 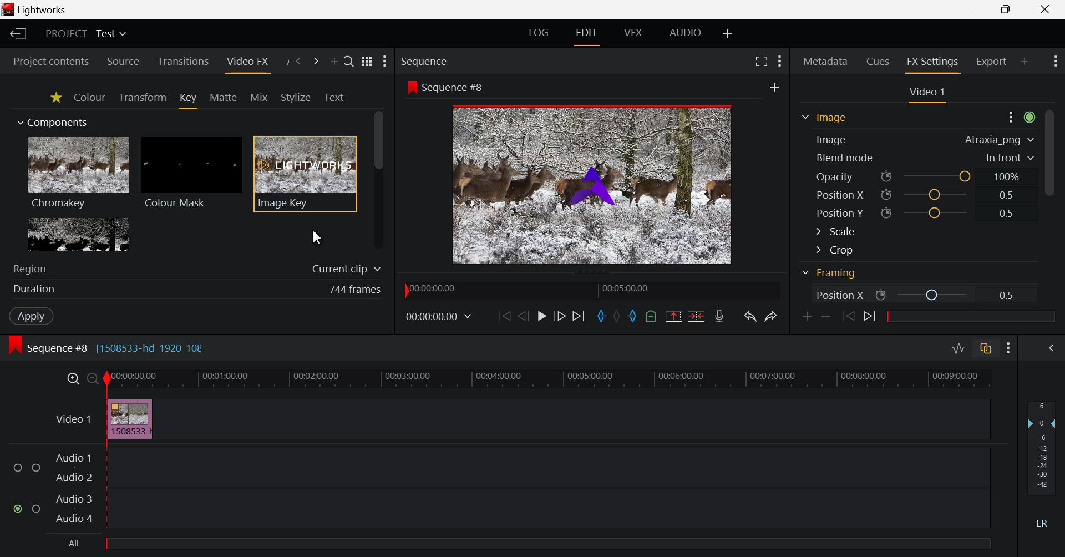 What do you see at coordinates (779, 60) in the screenshot?
I see `Show Settings` at bounding box center [779, 60].